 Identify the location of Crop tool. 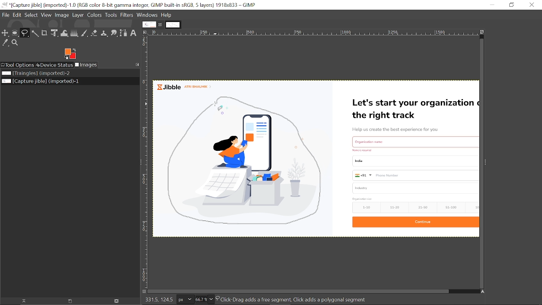
(44, 33).